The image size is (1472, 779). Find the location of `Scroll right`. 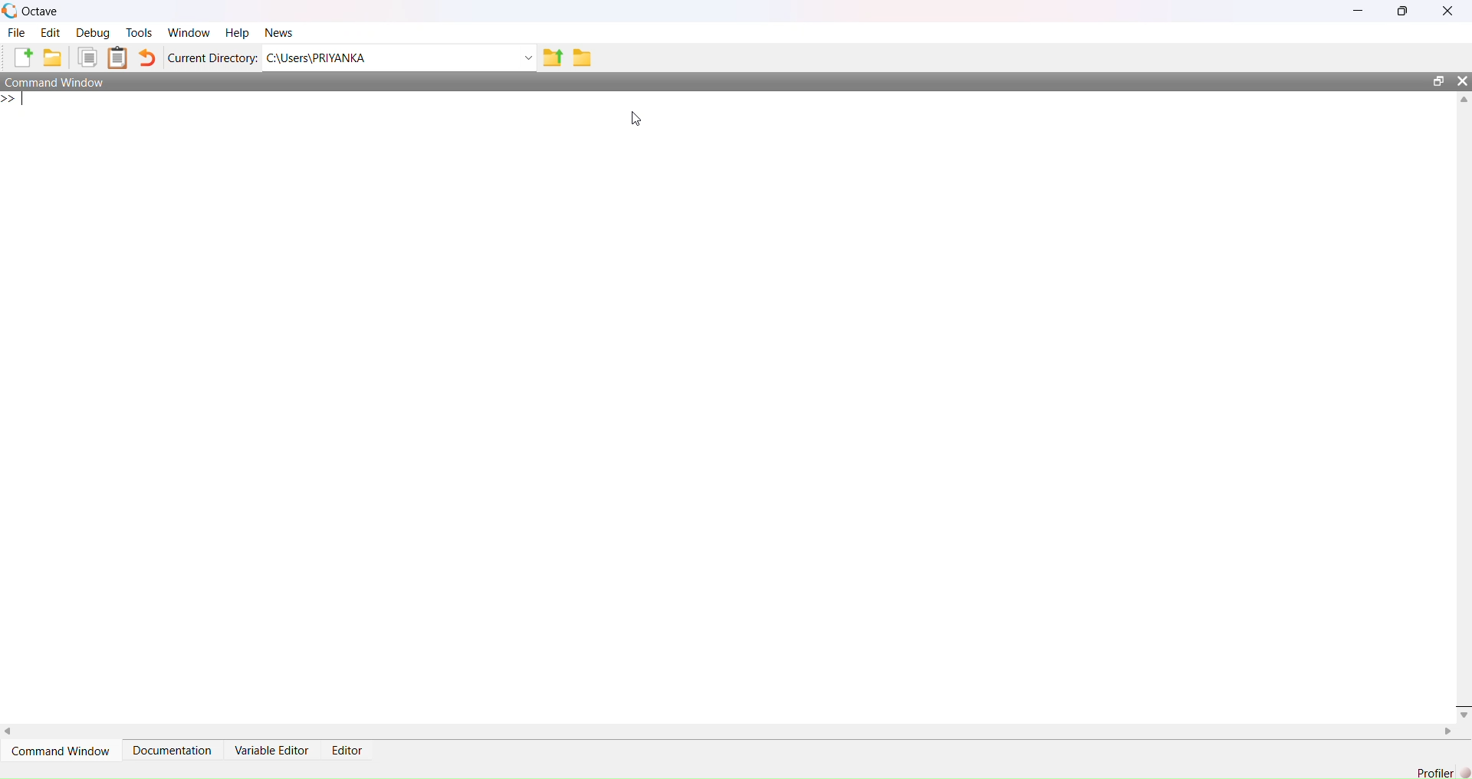

Scroll right is located at coordinates (1446, 731).